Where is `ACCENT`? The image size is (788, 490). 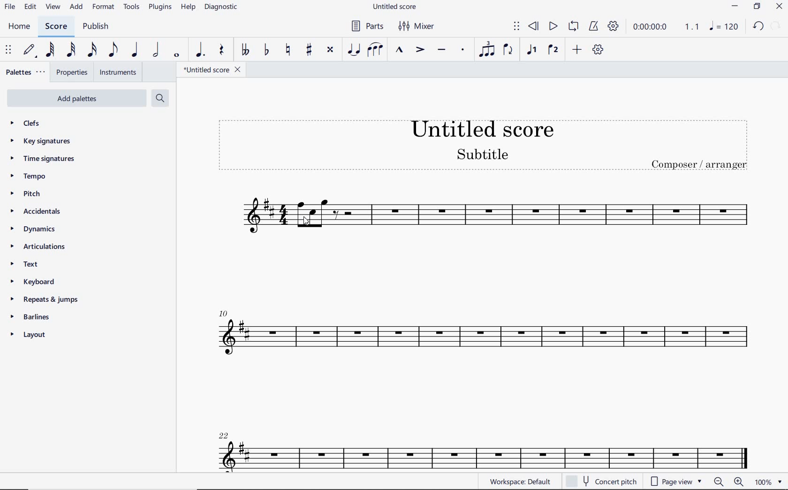 ACCENT is located at coordinates (420, 51).